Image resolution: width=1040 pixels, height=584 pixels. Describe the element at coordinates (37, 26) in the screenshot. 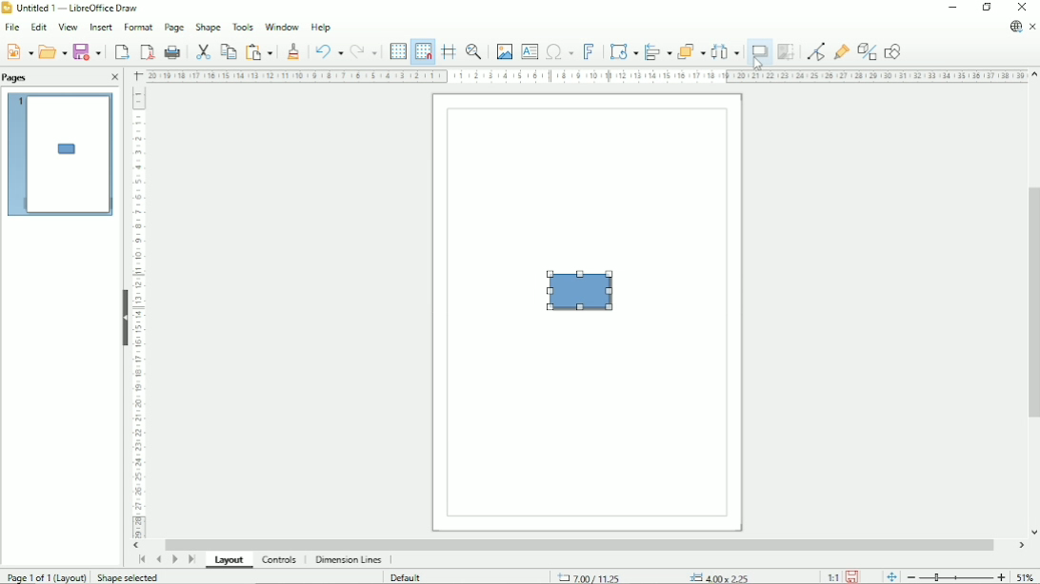

I see `Edit` at that location.